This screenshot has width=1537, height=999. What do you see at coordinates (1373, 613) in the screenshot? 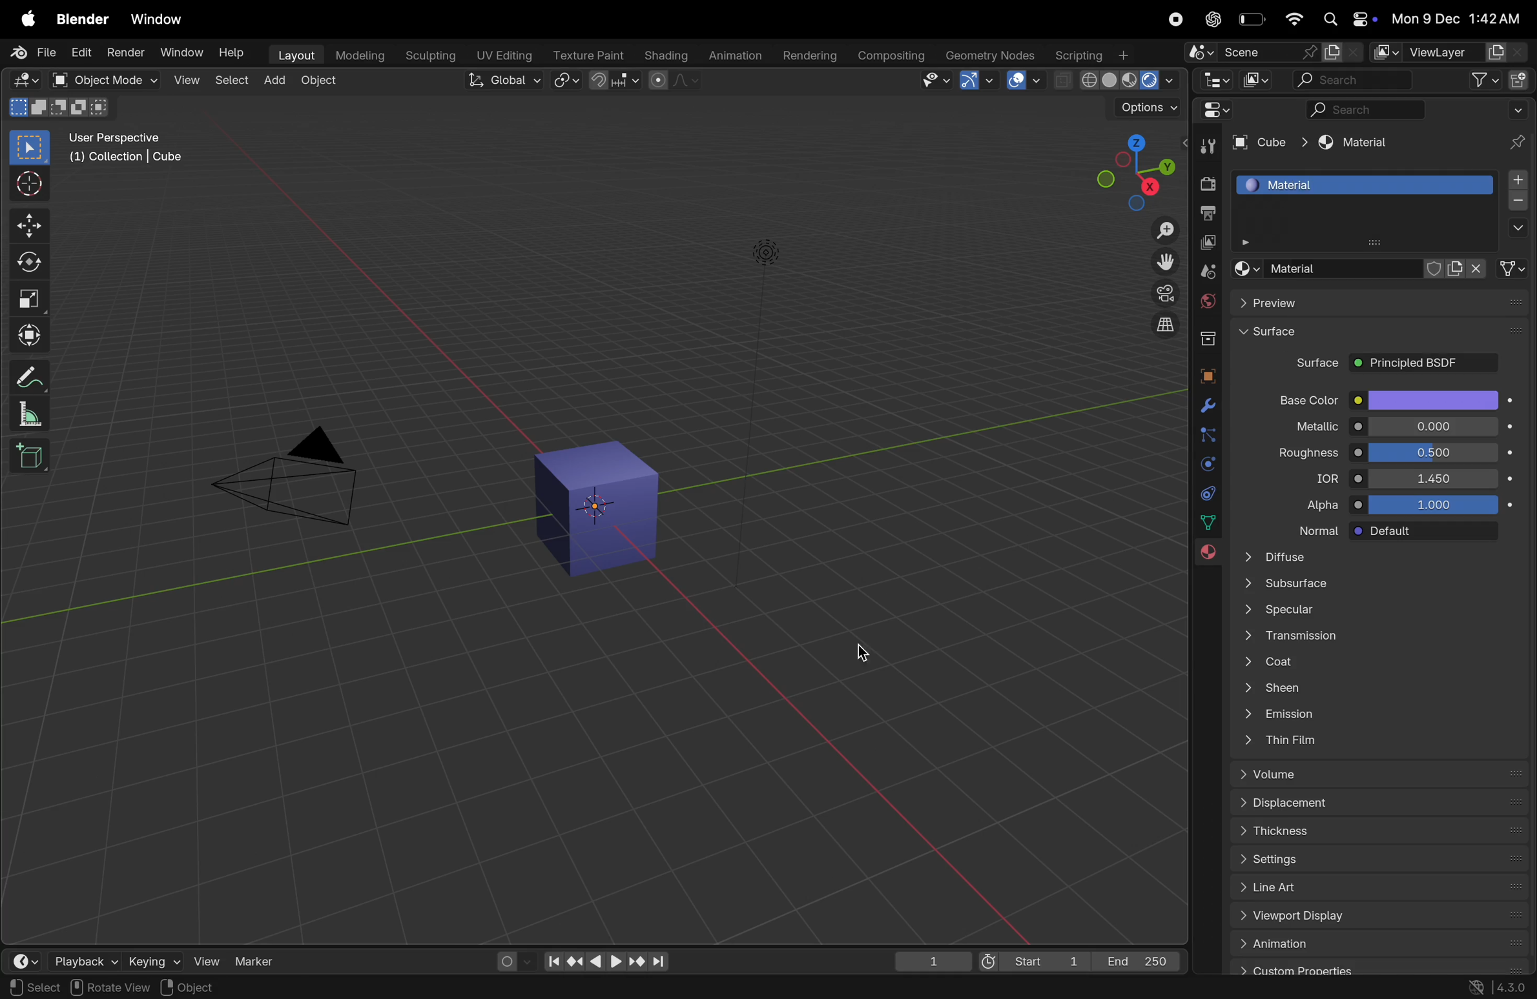
I see `Spectular` at bounding box center [1373, 613].